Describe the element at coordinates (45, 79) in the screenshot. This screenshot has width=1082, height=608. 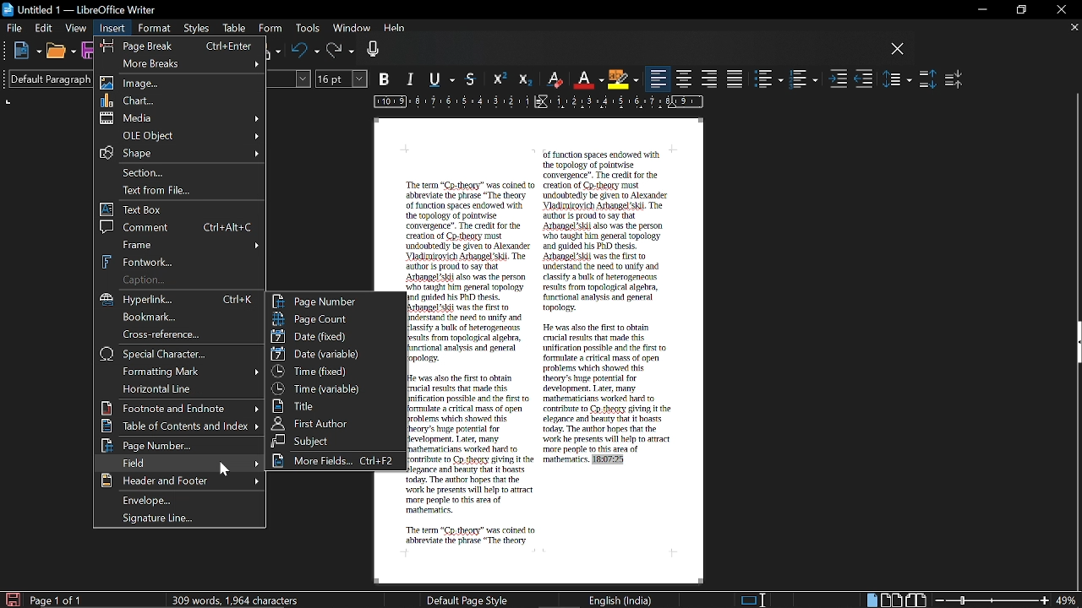
I see `Paragraph style` at that location.